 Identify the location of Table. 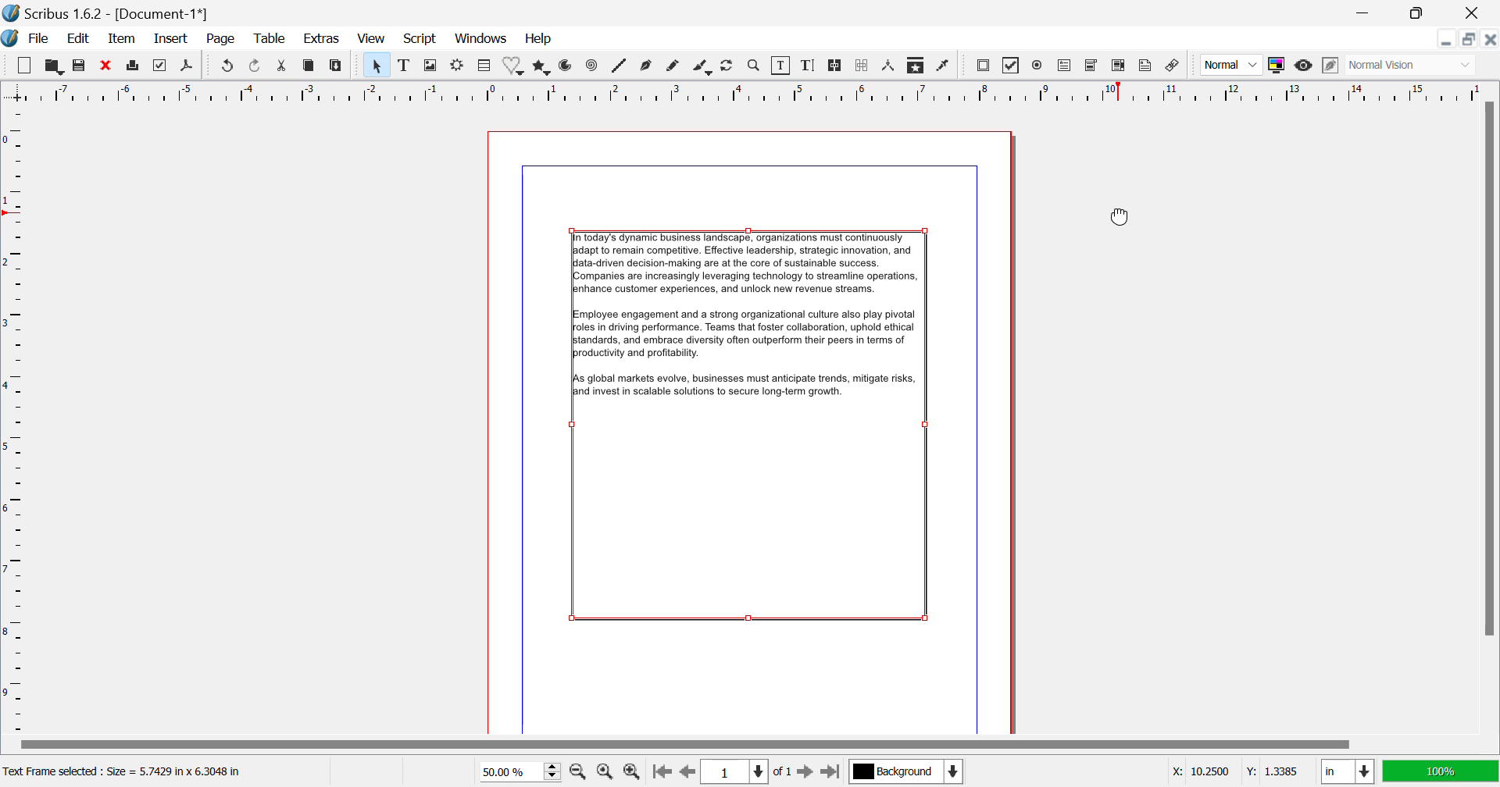
(270, 40).